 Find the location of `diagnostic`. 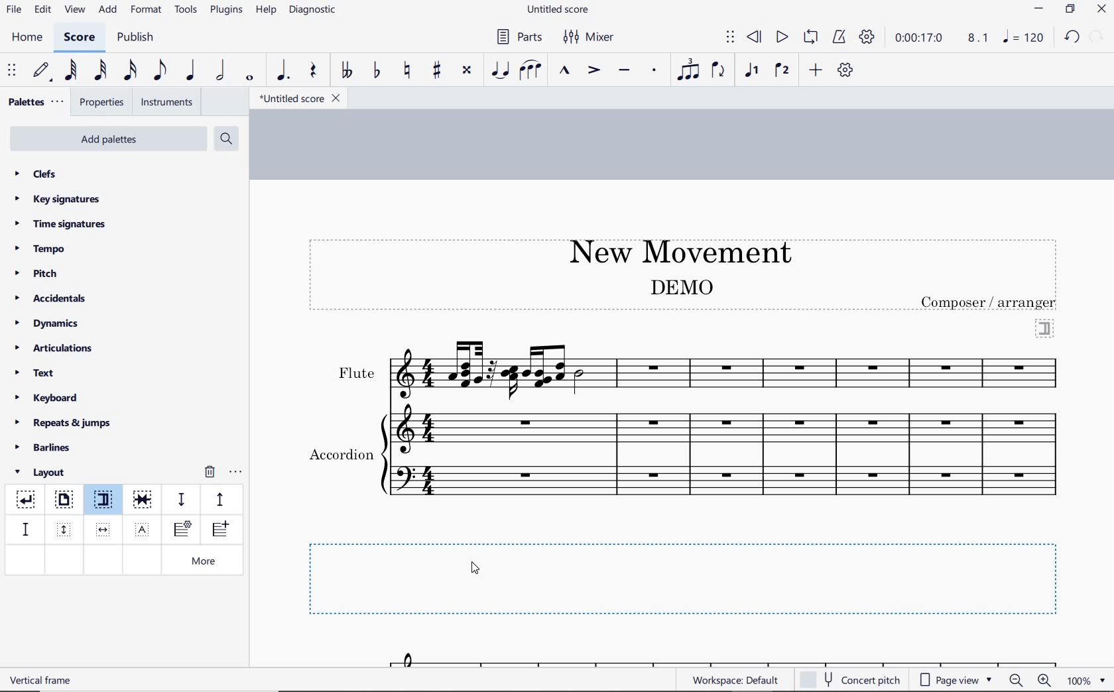

diagnostic is located at coordinates (314, 11).